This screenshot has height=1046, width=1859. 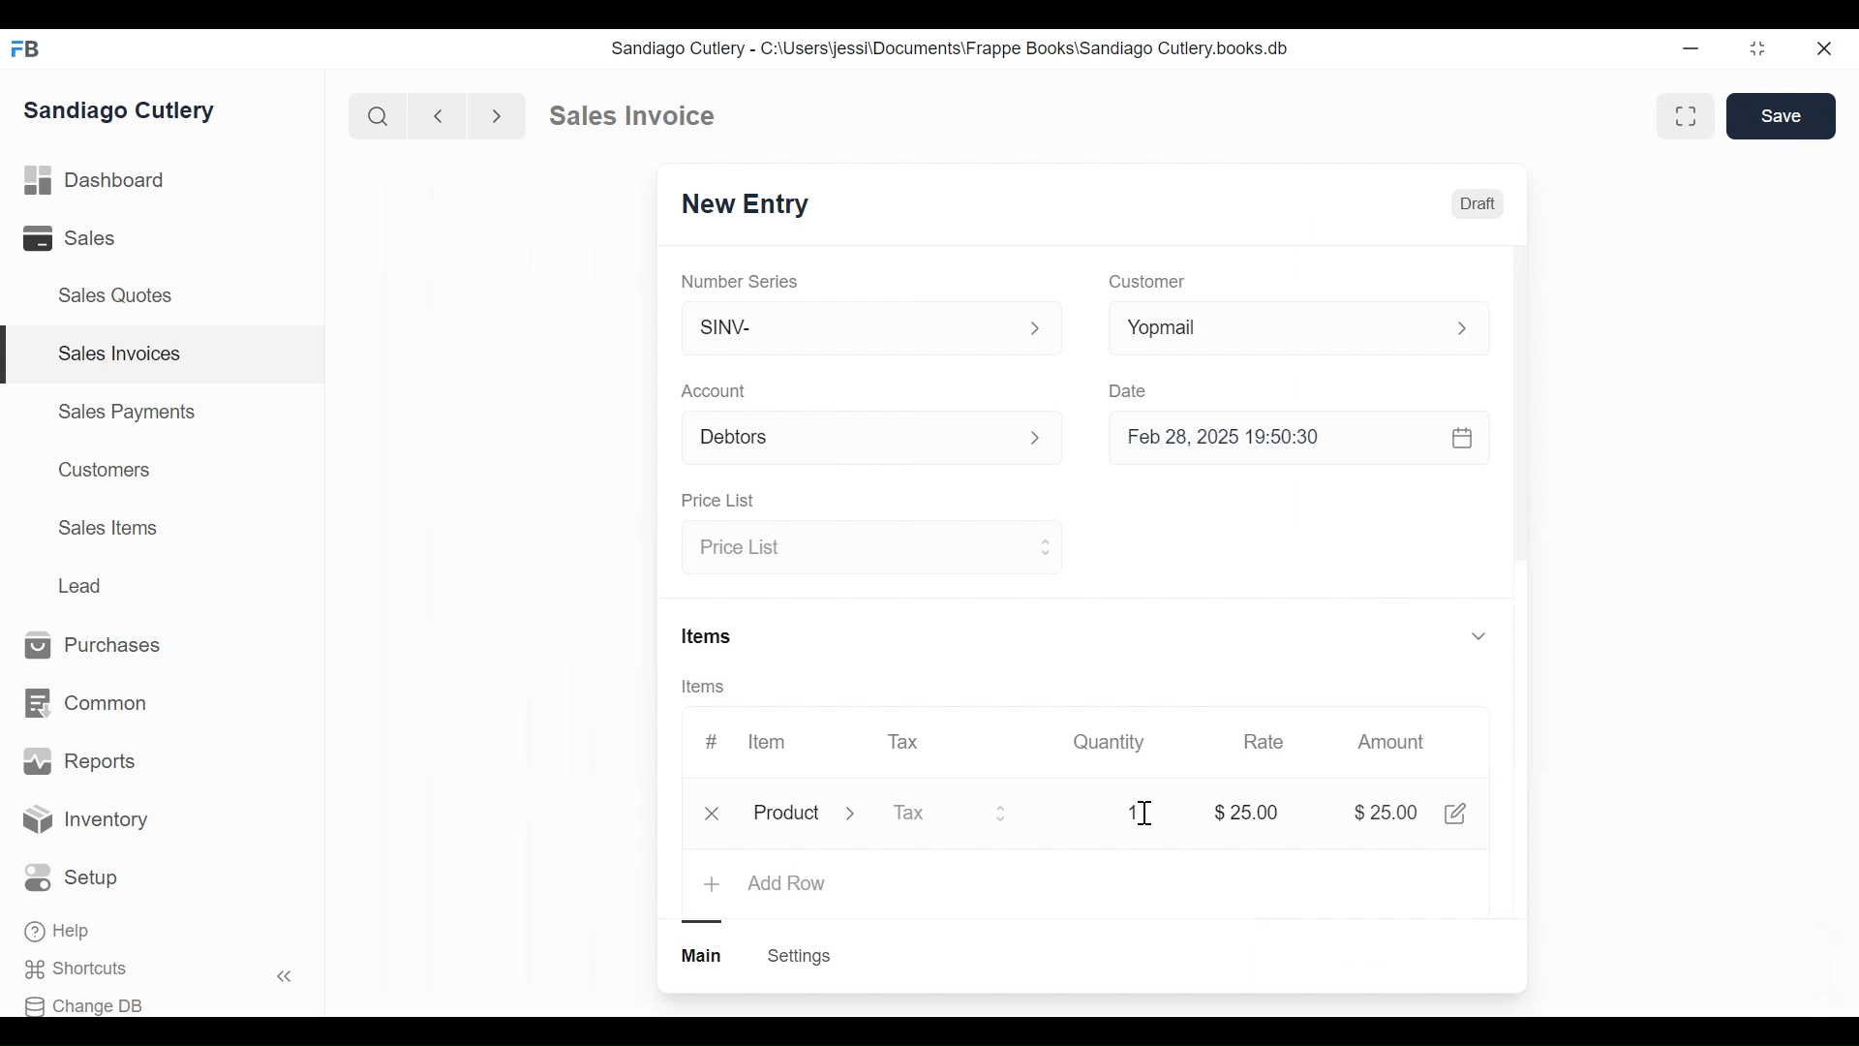 I want to click on Date, so click(x=1131, y=390).